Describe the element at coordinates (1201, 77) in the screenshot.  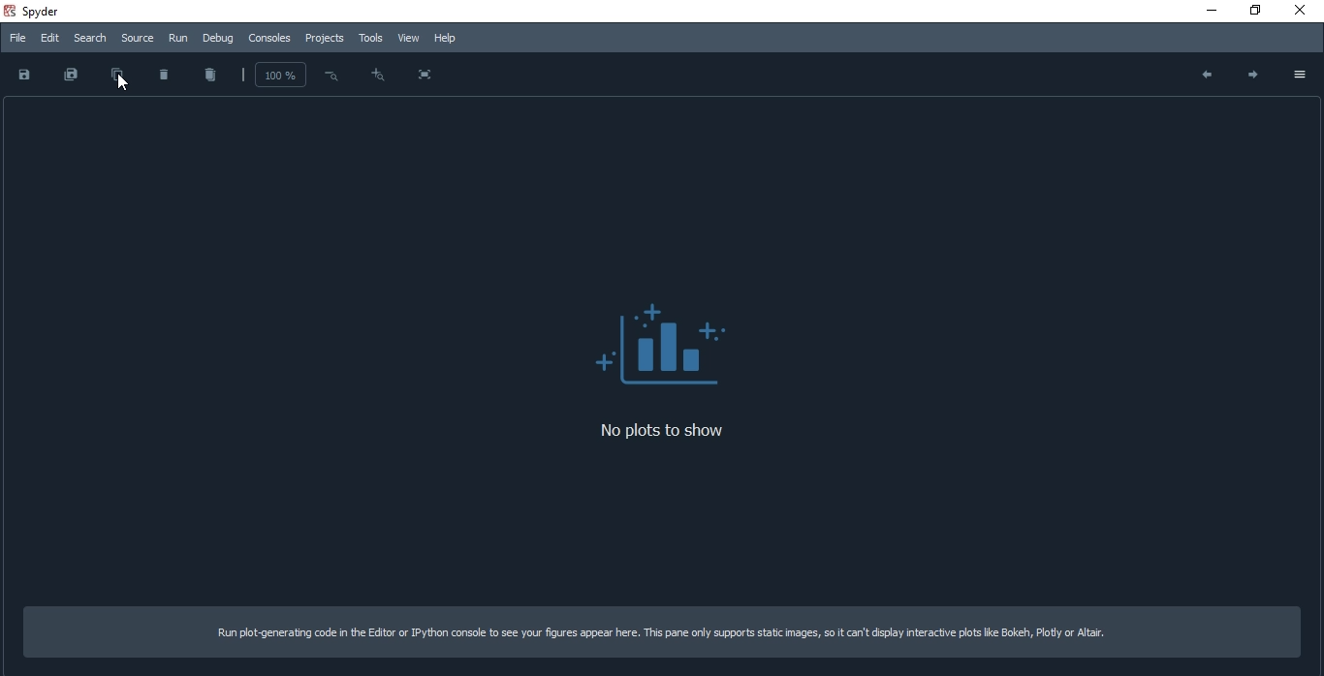
I see `previous plot` at that location.